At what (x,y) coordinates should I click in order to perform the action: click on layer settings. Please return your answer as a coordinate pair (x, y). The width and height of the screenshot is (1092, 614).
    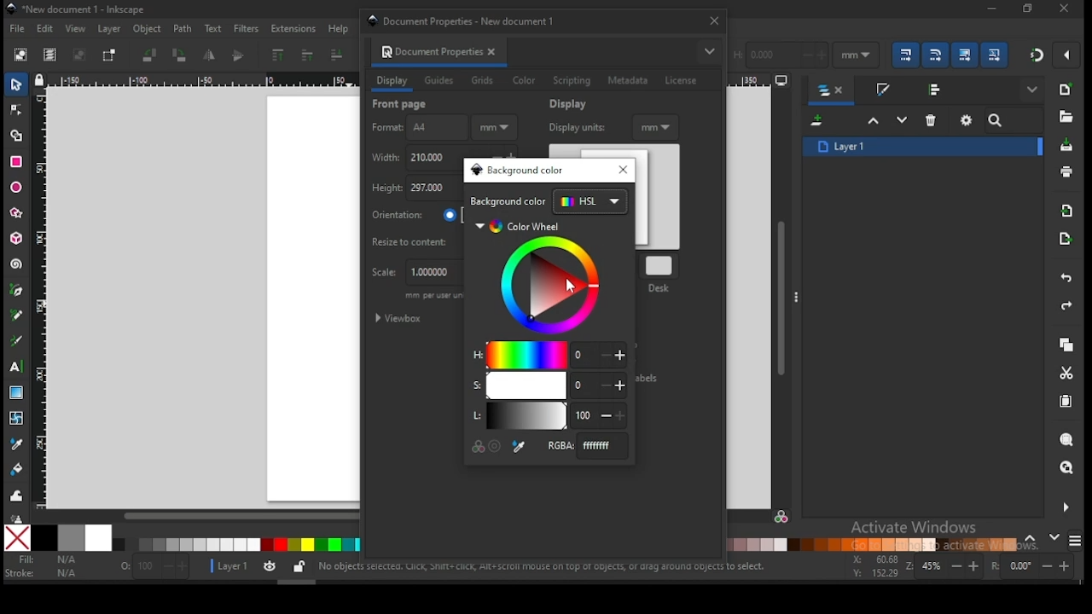
    Looking at the image, I should click on (259, 567).